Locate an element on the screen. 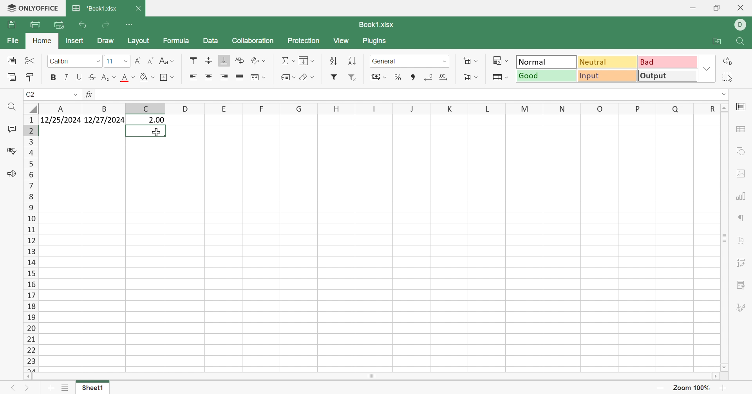  View is located at coordinates (340, 41).